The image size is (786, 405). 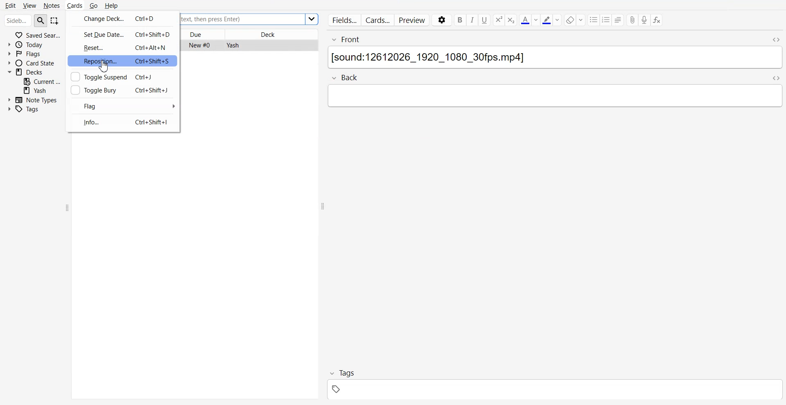 What do you see at coordinates (34, 44) in the screenshot?
I see `Today` at bounding box center [34, 44].